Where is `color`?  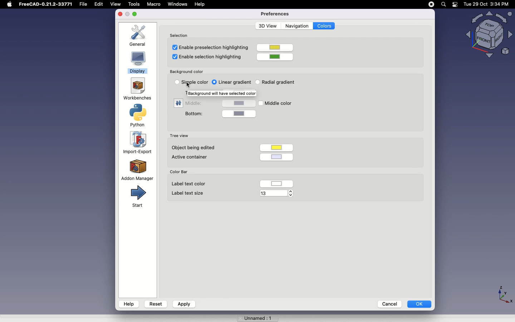
color is located at coordinates (276, 146).